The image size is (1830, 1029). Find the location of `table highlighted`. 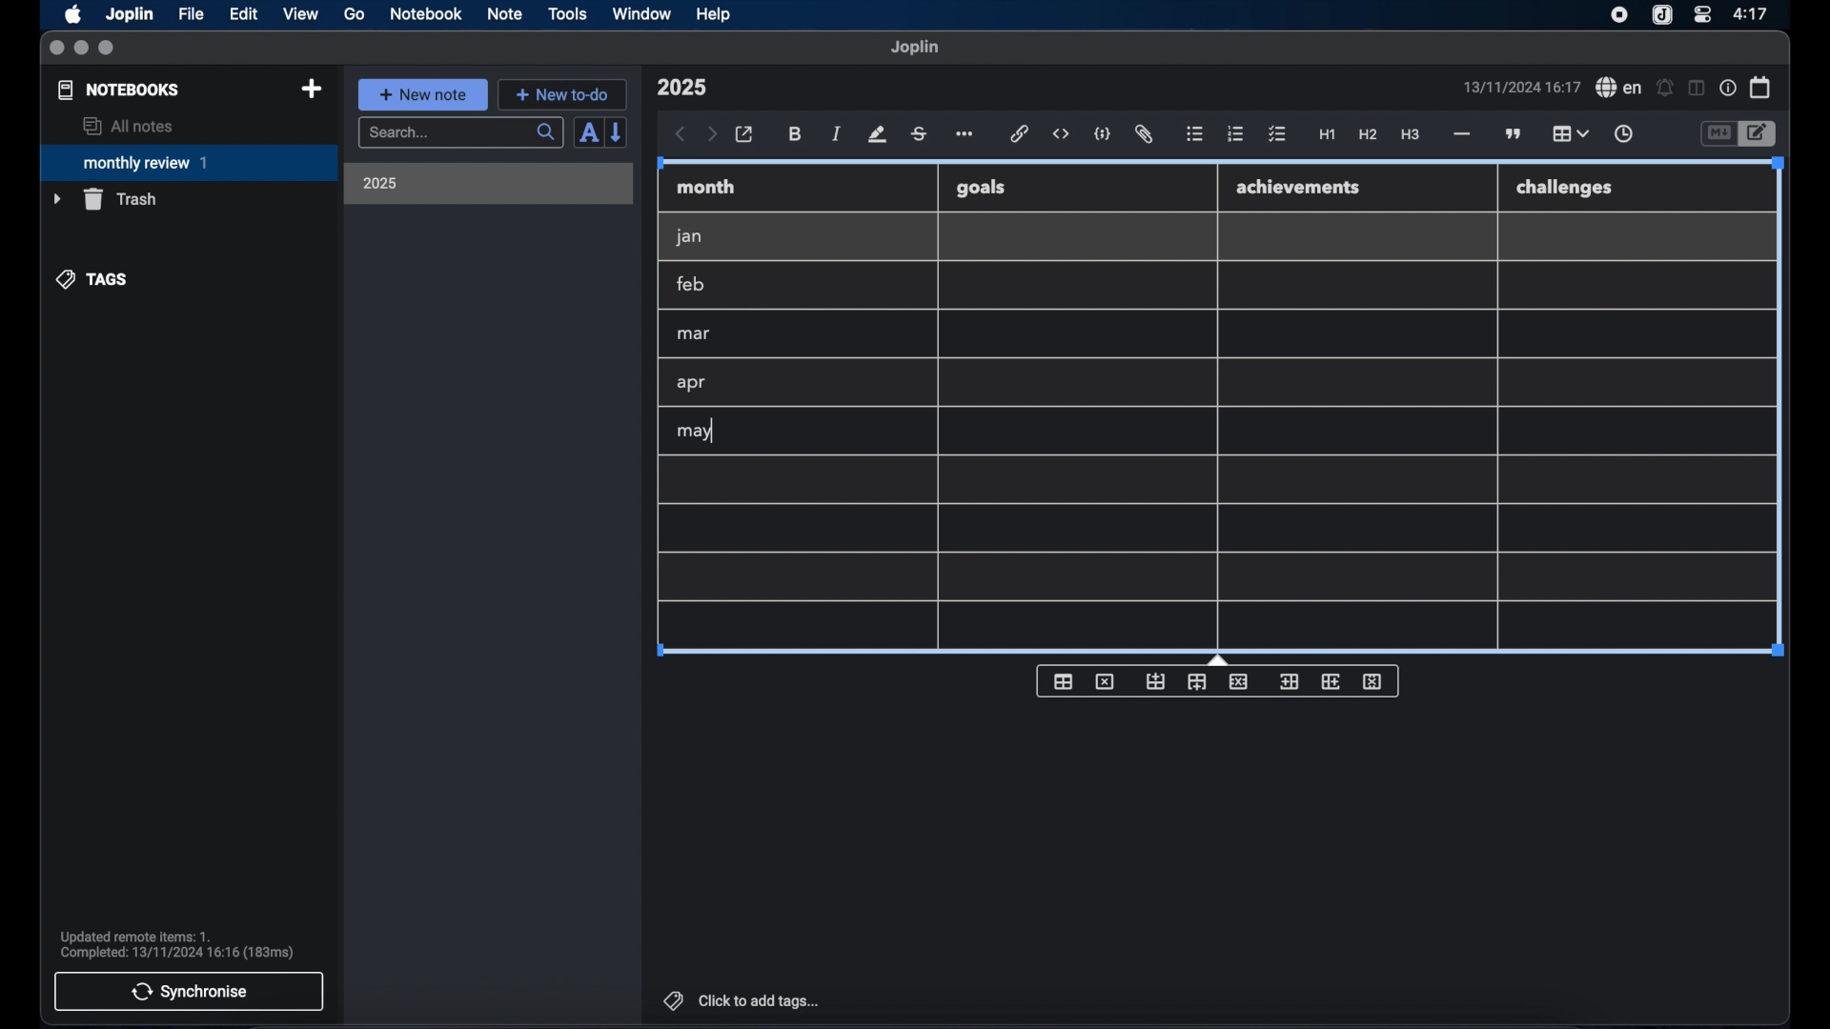

table highlighted is located at coordinates (1568, 133).